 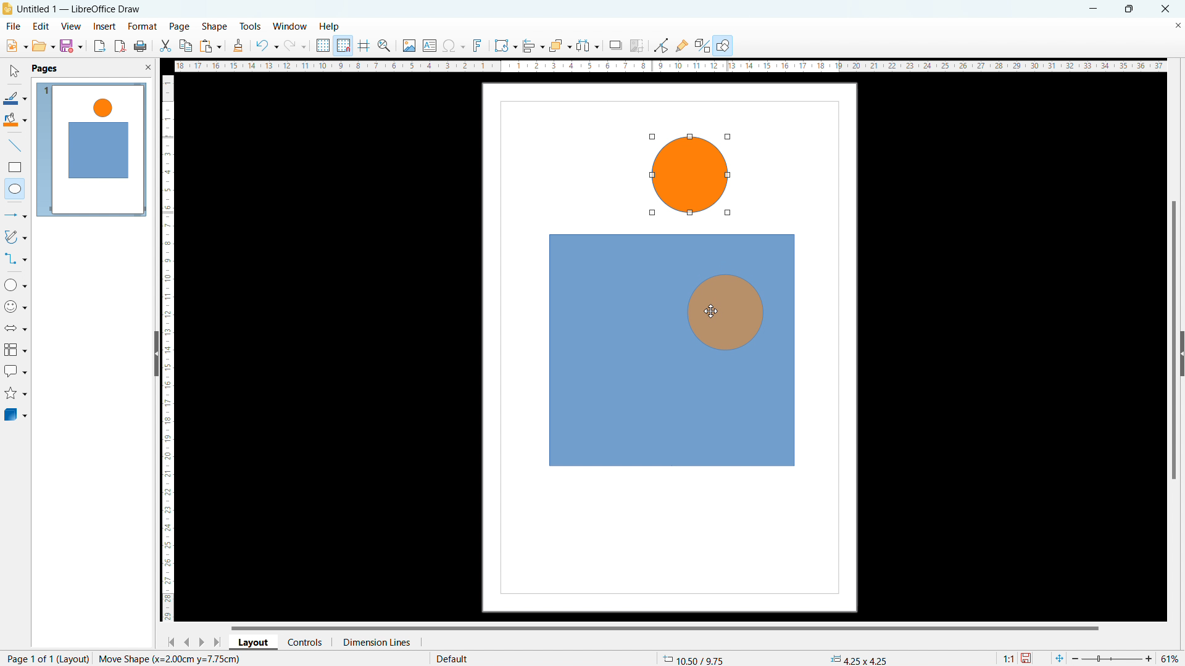 What do you see at coordinates (74, 659) in the screenshot?
I see `layout` at bounding box center [74, 659].